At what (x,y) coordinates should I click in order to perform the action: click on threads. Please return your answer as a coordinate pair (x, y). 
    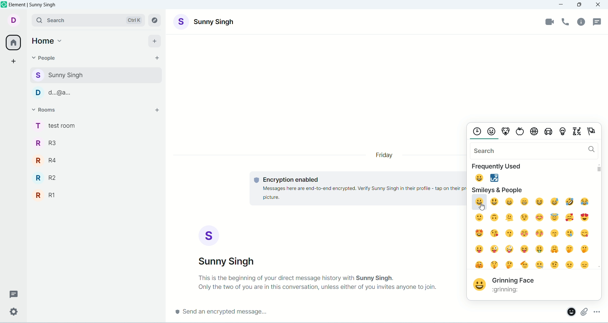
    Looking at the image, I should click on (12, 294).